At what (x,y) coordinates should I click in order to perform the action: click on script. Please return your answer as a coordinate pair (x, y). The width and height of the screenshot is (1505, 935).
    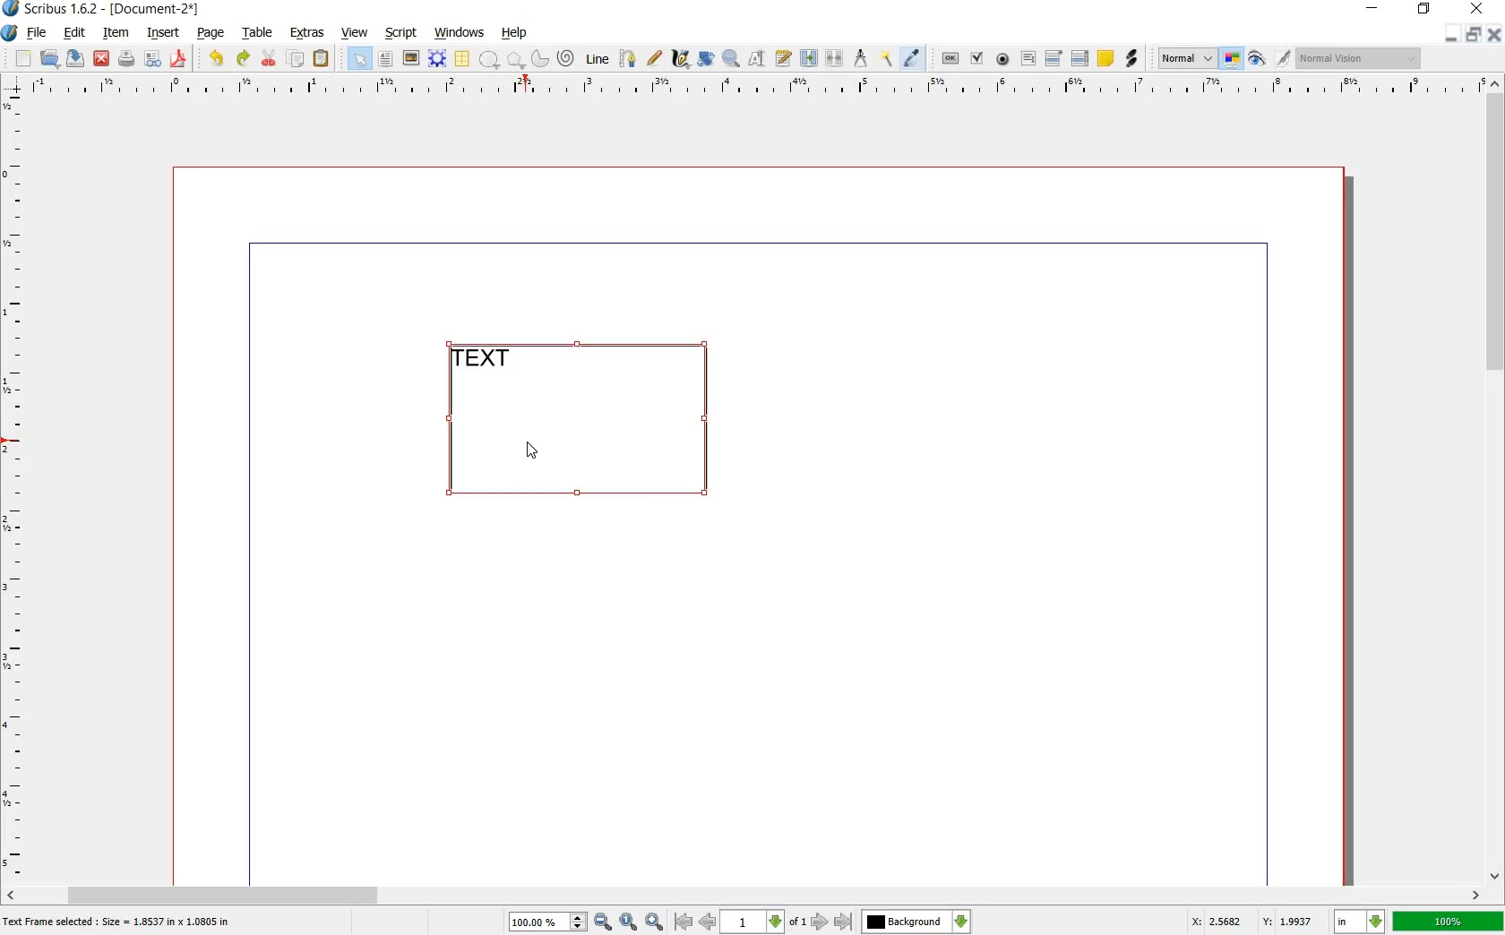
    Looking at the image, I should click on (402, 33).